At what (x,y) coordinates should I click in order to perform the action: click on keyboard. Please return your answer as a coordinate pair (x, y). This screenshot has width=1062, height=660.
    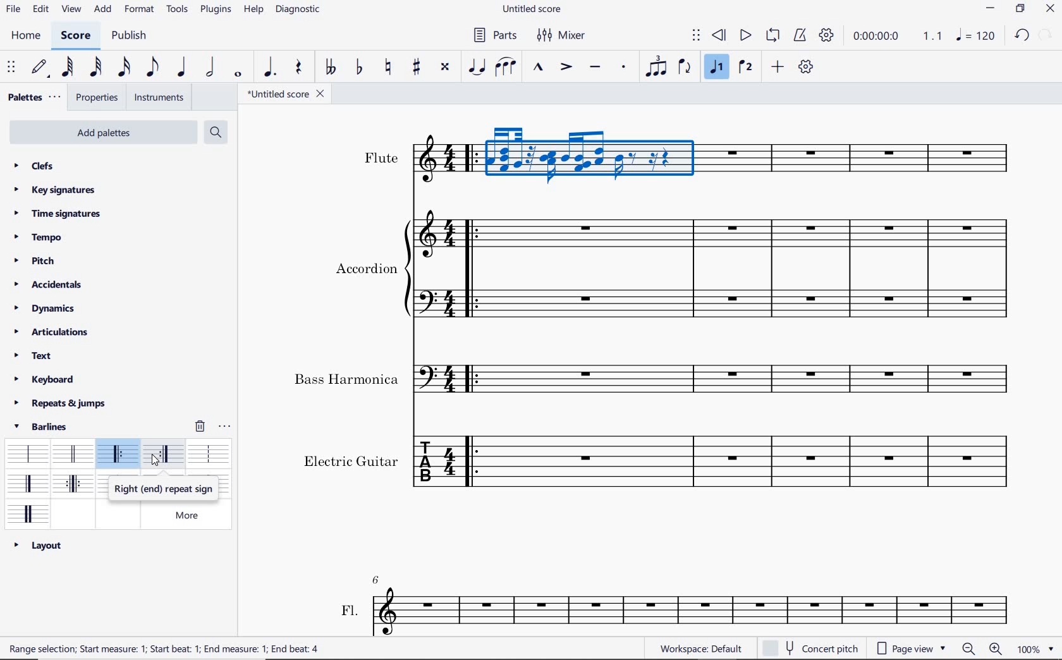
    Looking at the image, I should click on (46, 379).